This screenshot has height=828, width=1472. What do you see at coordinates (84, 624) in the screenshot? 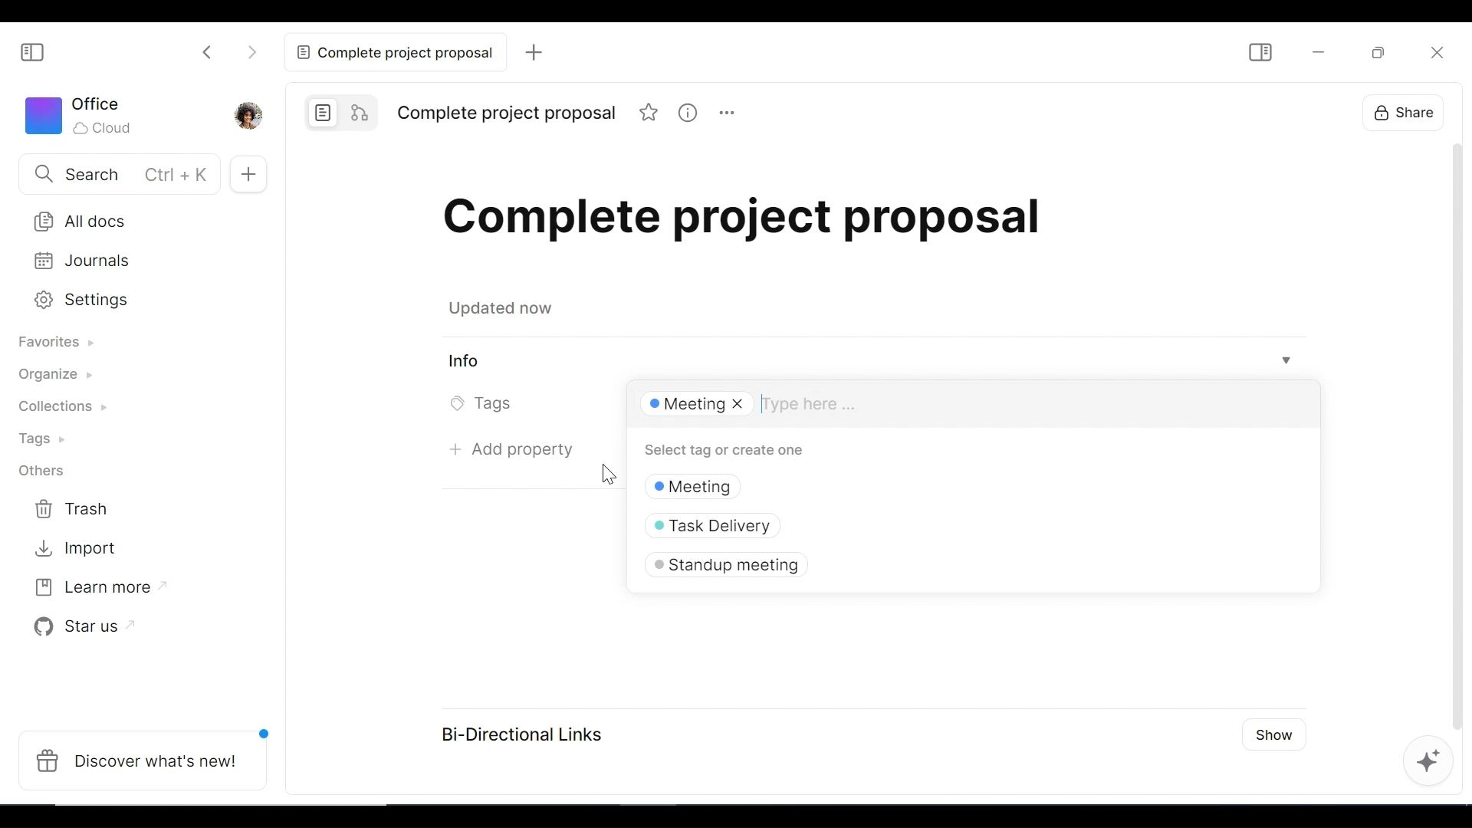
I see `Star us` at bounding box center [84, 624].